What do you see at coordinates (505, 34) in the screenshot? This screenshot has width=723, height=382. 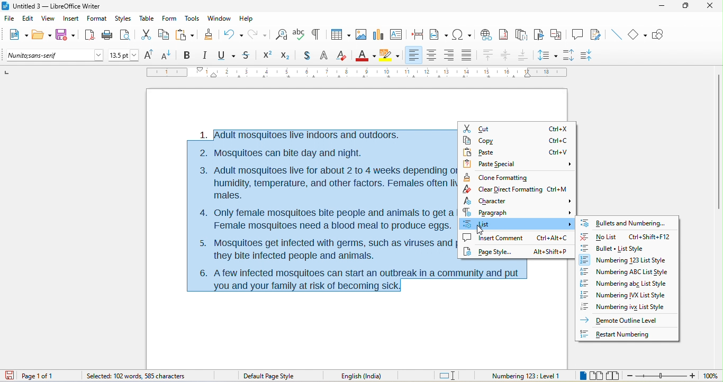 I see `footnote` at bounding box center [505, 34].